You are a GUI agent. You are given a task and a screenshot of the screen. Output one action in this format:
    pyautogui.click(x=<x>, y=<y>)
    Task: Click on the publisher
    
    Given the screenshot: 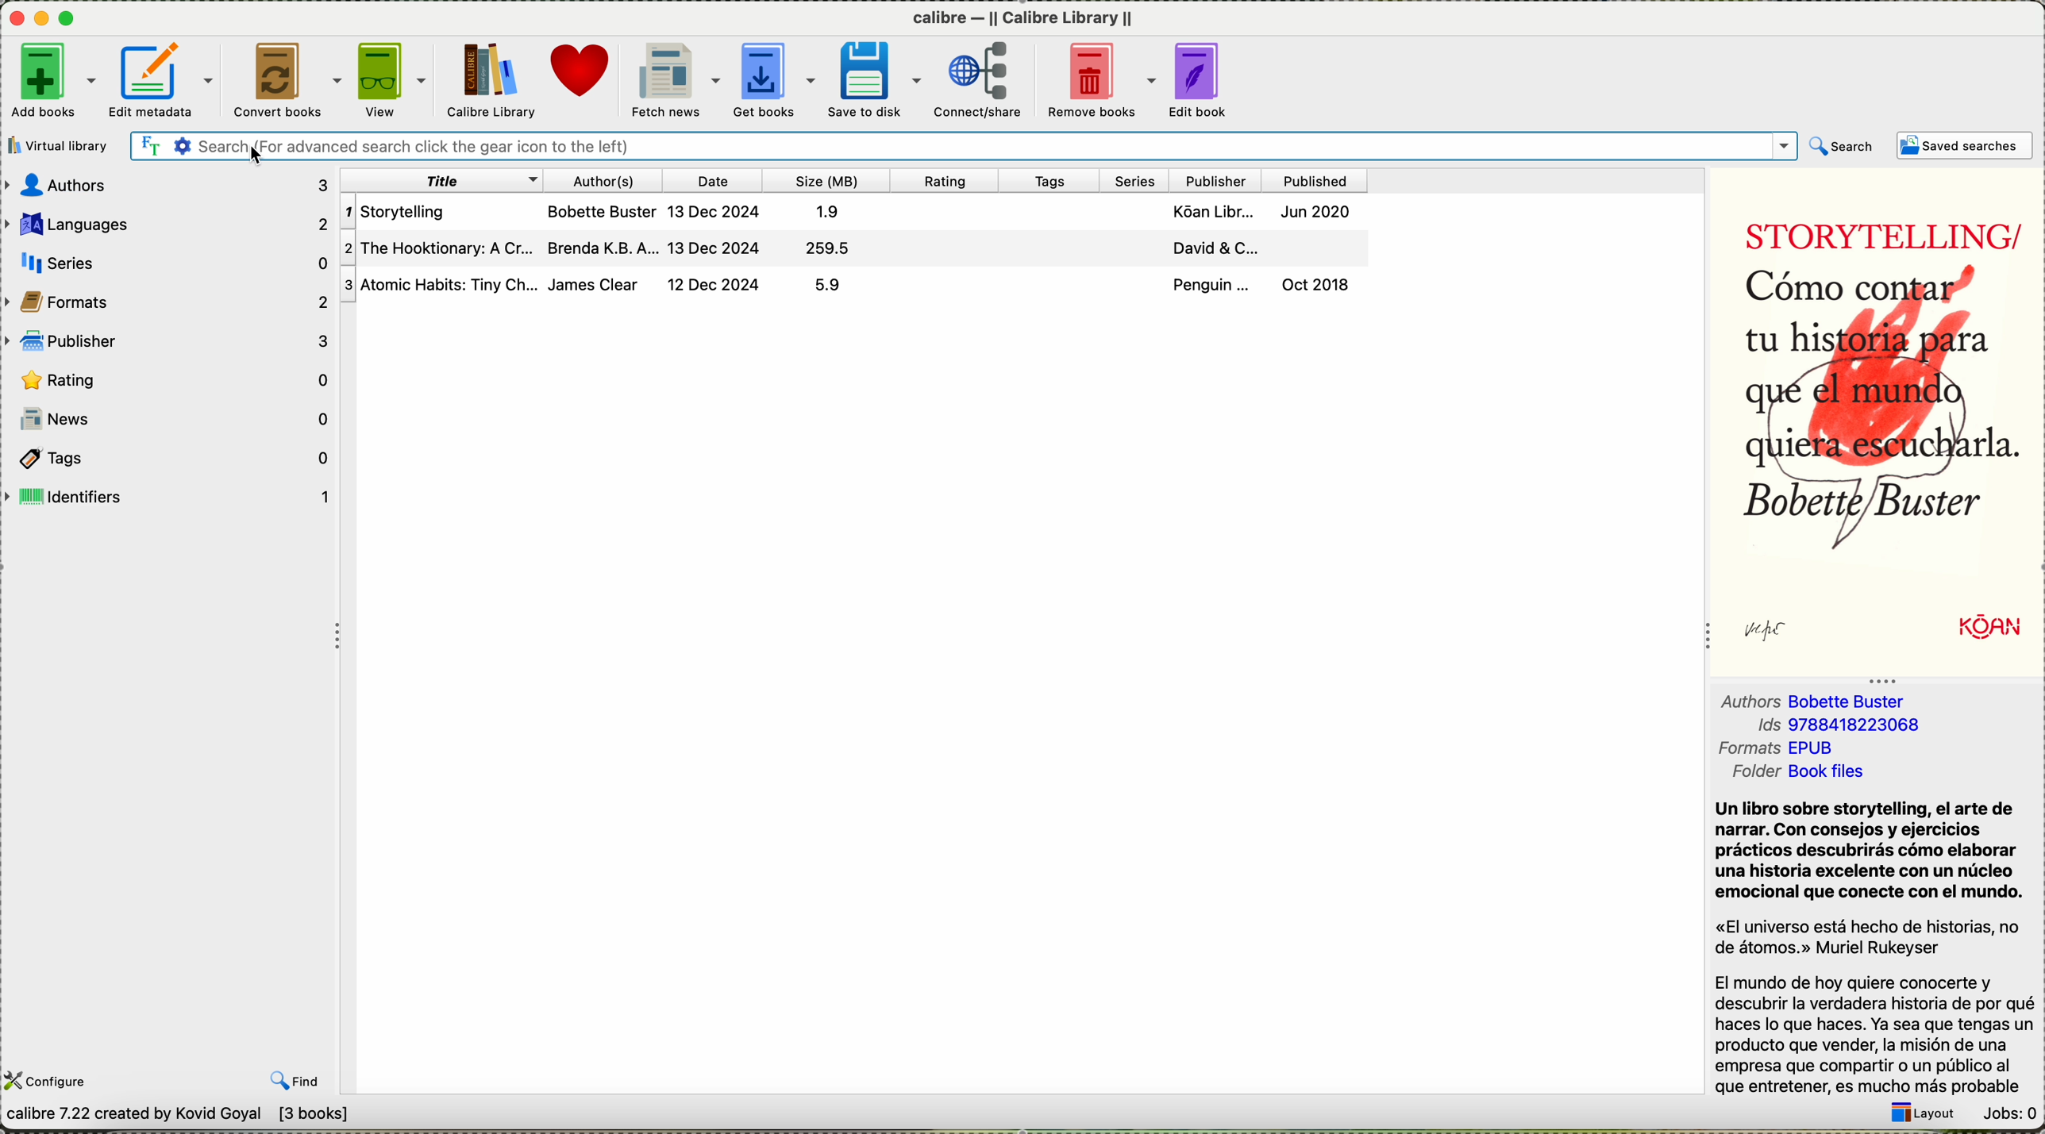 What is the action you would take?
    pyautogui.click(x=170, y=340)
    